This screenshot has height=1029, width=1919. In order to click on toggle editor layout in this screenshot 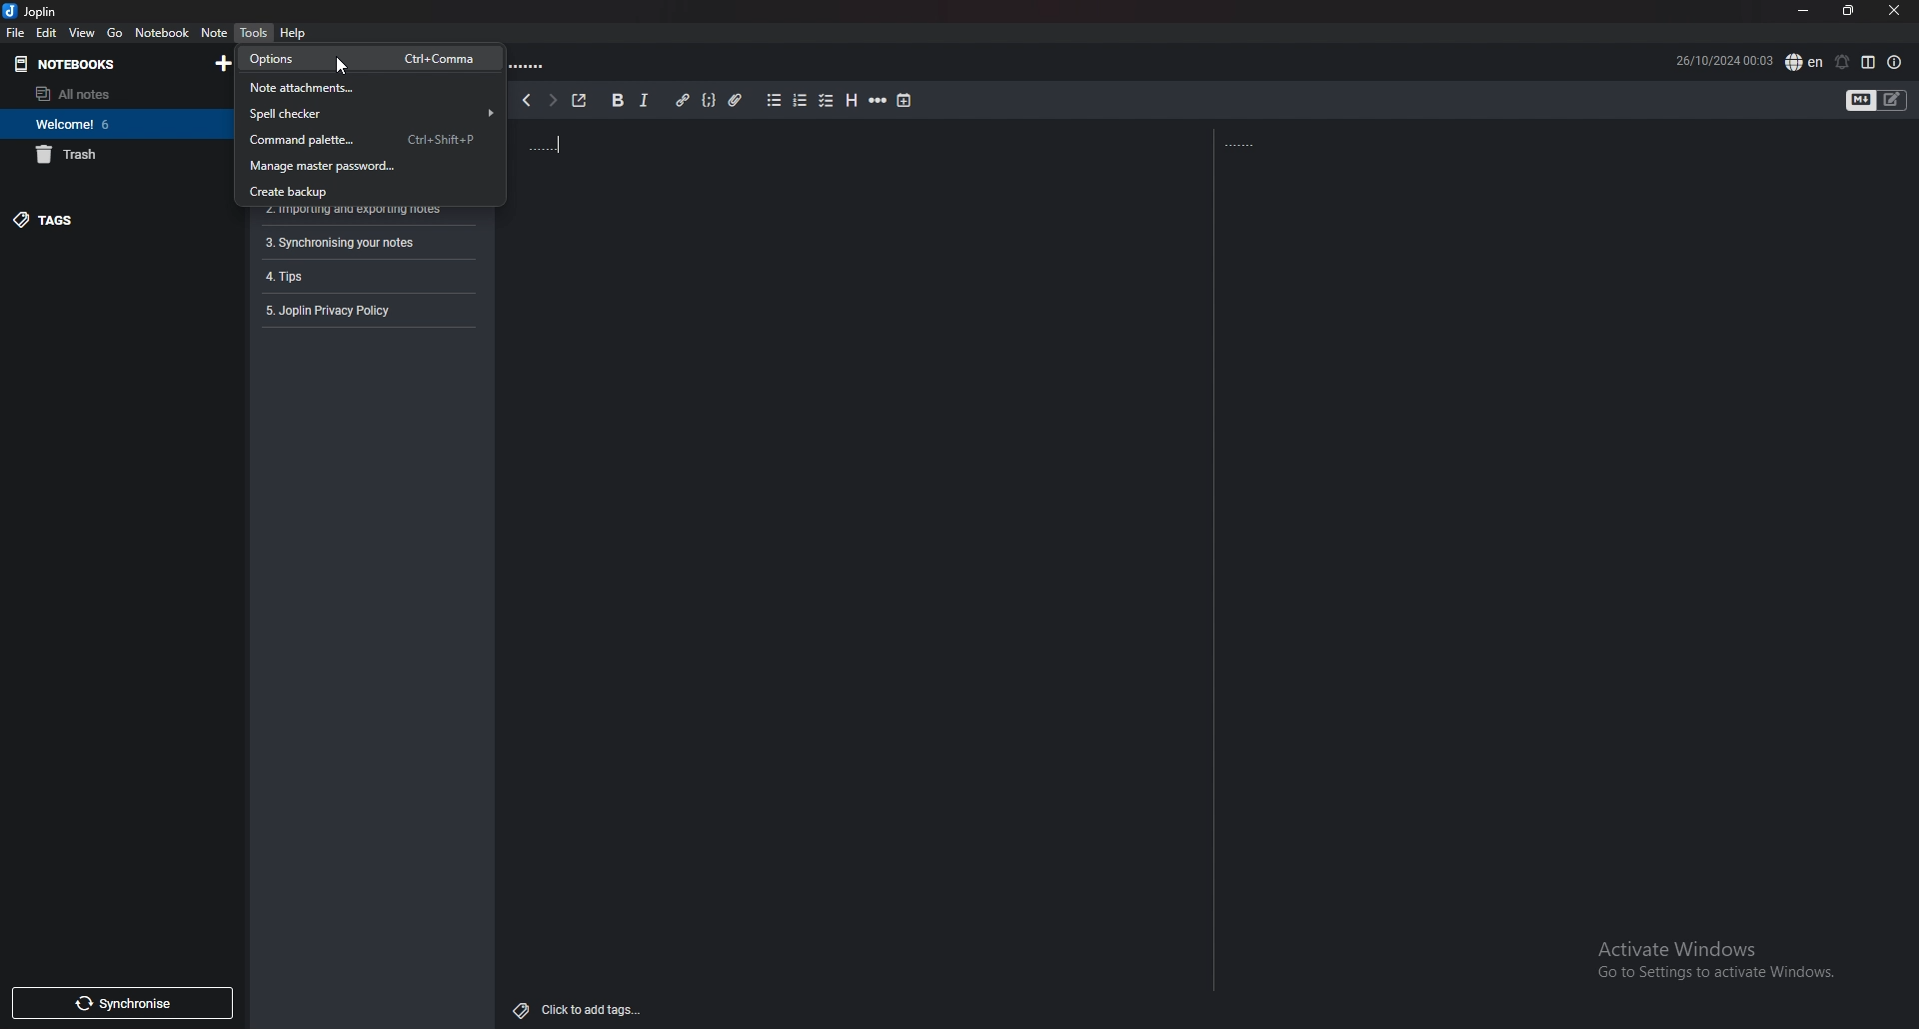, I will do `click(1870, 62)`.